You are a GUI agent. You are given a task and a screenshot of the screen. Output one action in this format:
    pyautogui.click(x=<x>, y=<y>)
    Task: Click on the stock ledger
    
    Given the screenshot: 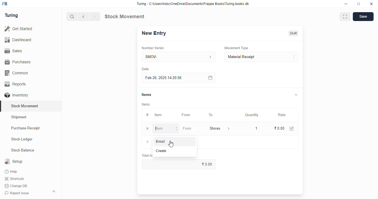 What is the action you would take?
    pyautogui.click(x=22, y=139)
    